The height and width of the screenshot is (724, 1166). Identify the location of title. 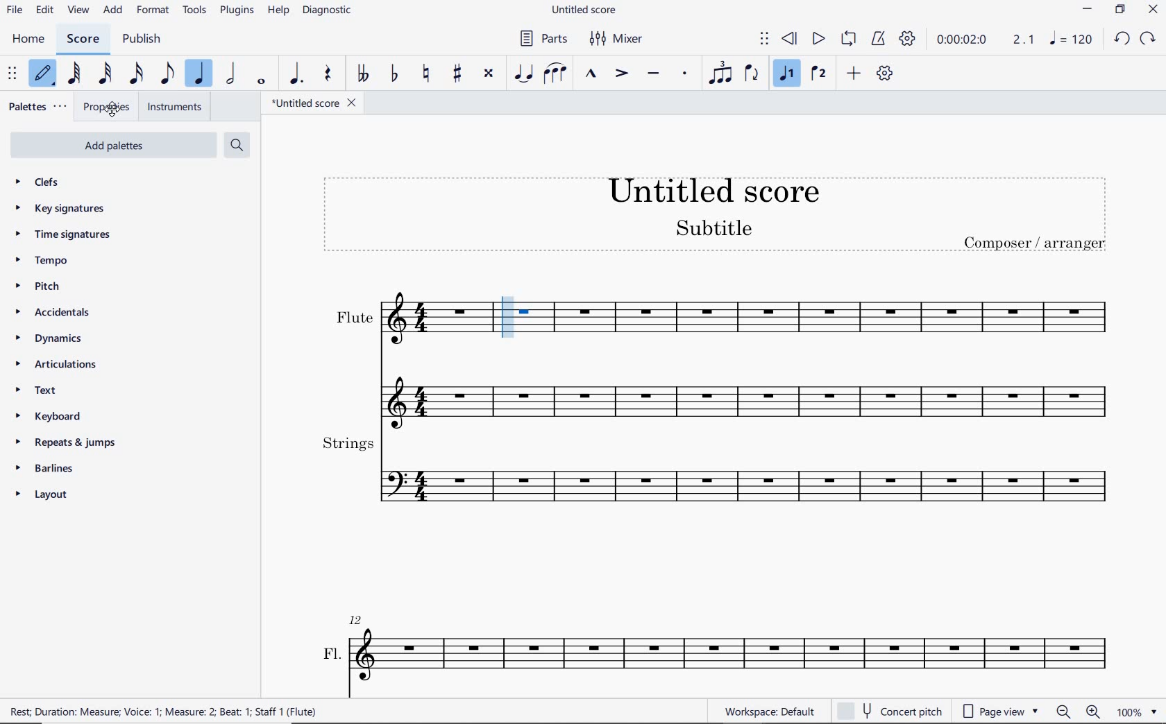
(716, 215).